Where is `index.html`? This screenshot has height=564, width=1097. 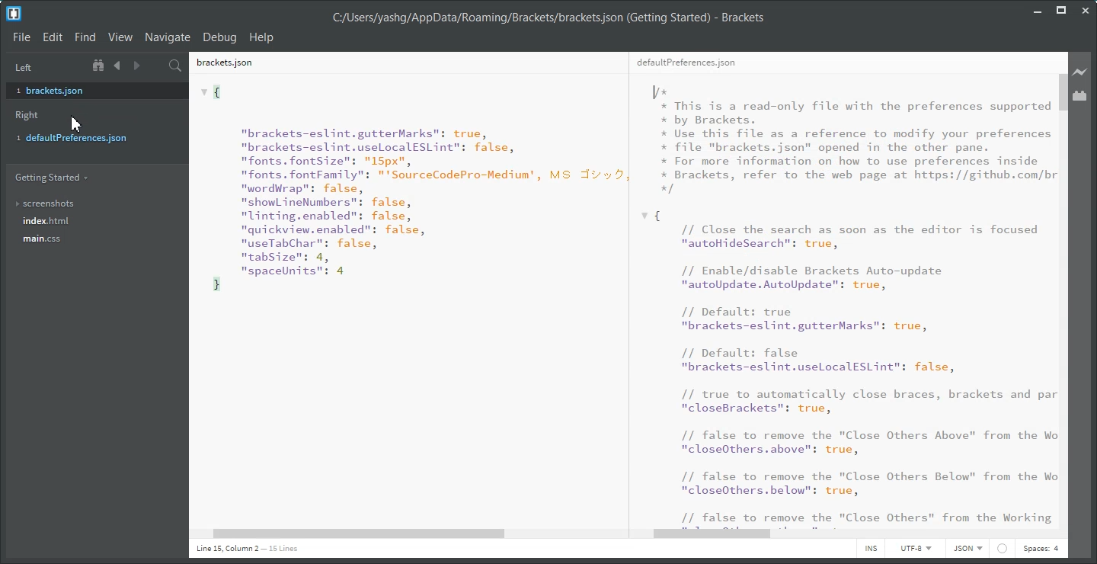
index.html is located at coordinates (94, 222).